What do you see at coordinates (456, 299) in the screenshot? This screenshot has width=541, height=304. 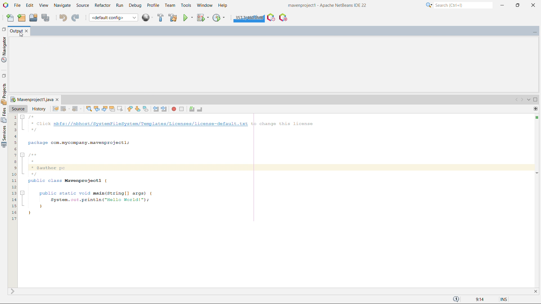 I see `notification` at bounding box center [456, 299].